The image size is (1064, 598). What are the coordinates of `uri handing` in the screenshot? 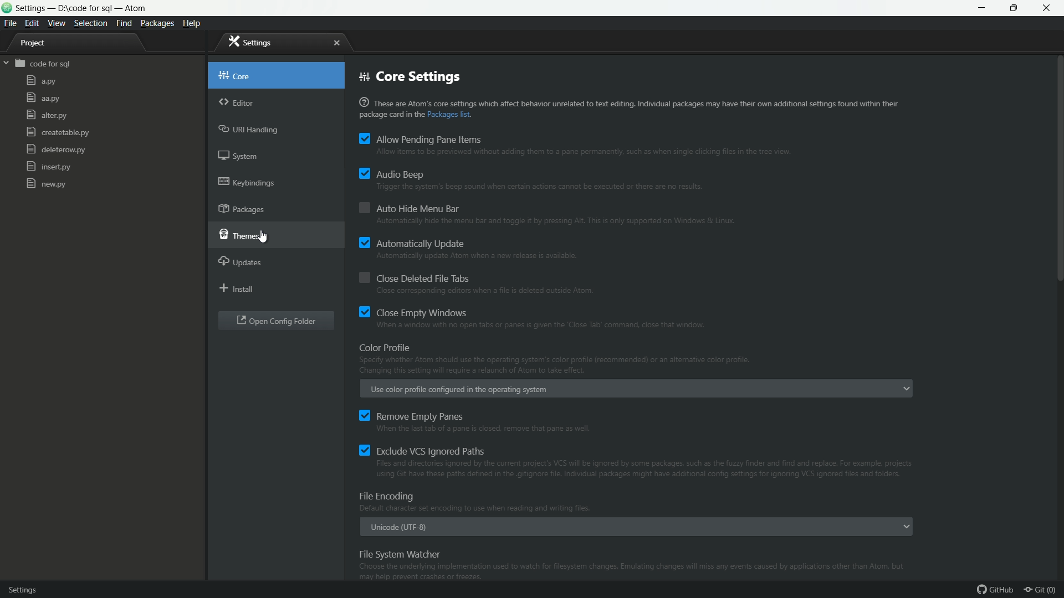 It's located at (250, 130).